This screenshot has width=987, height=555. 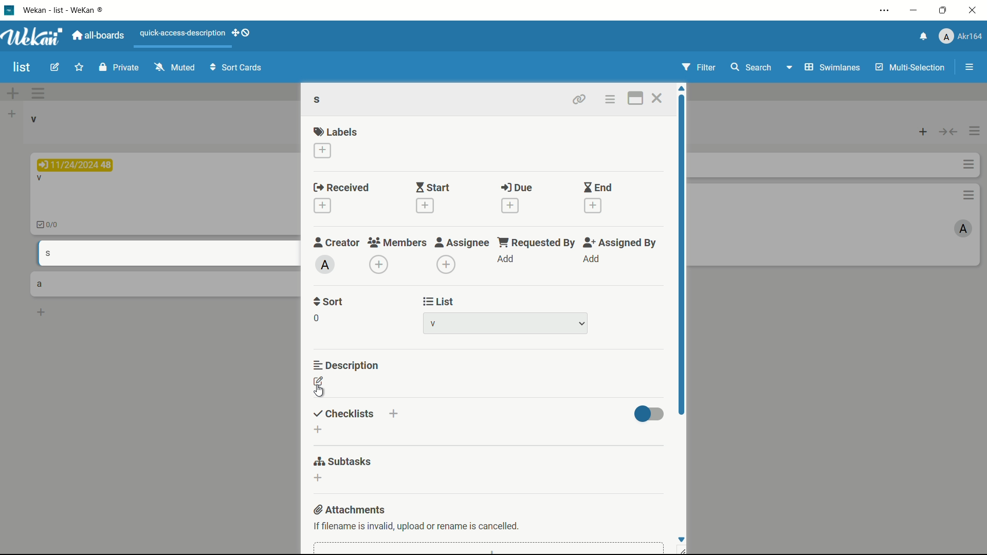 I want to click on received, so click(x=342, y=187).